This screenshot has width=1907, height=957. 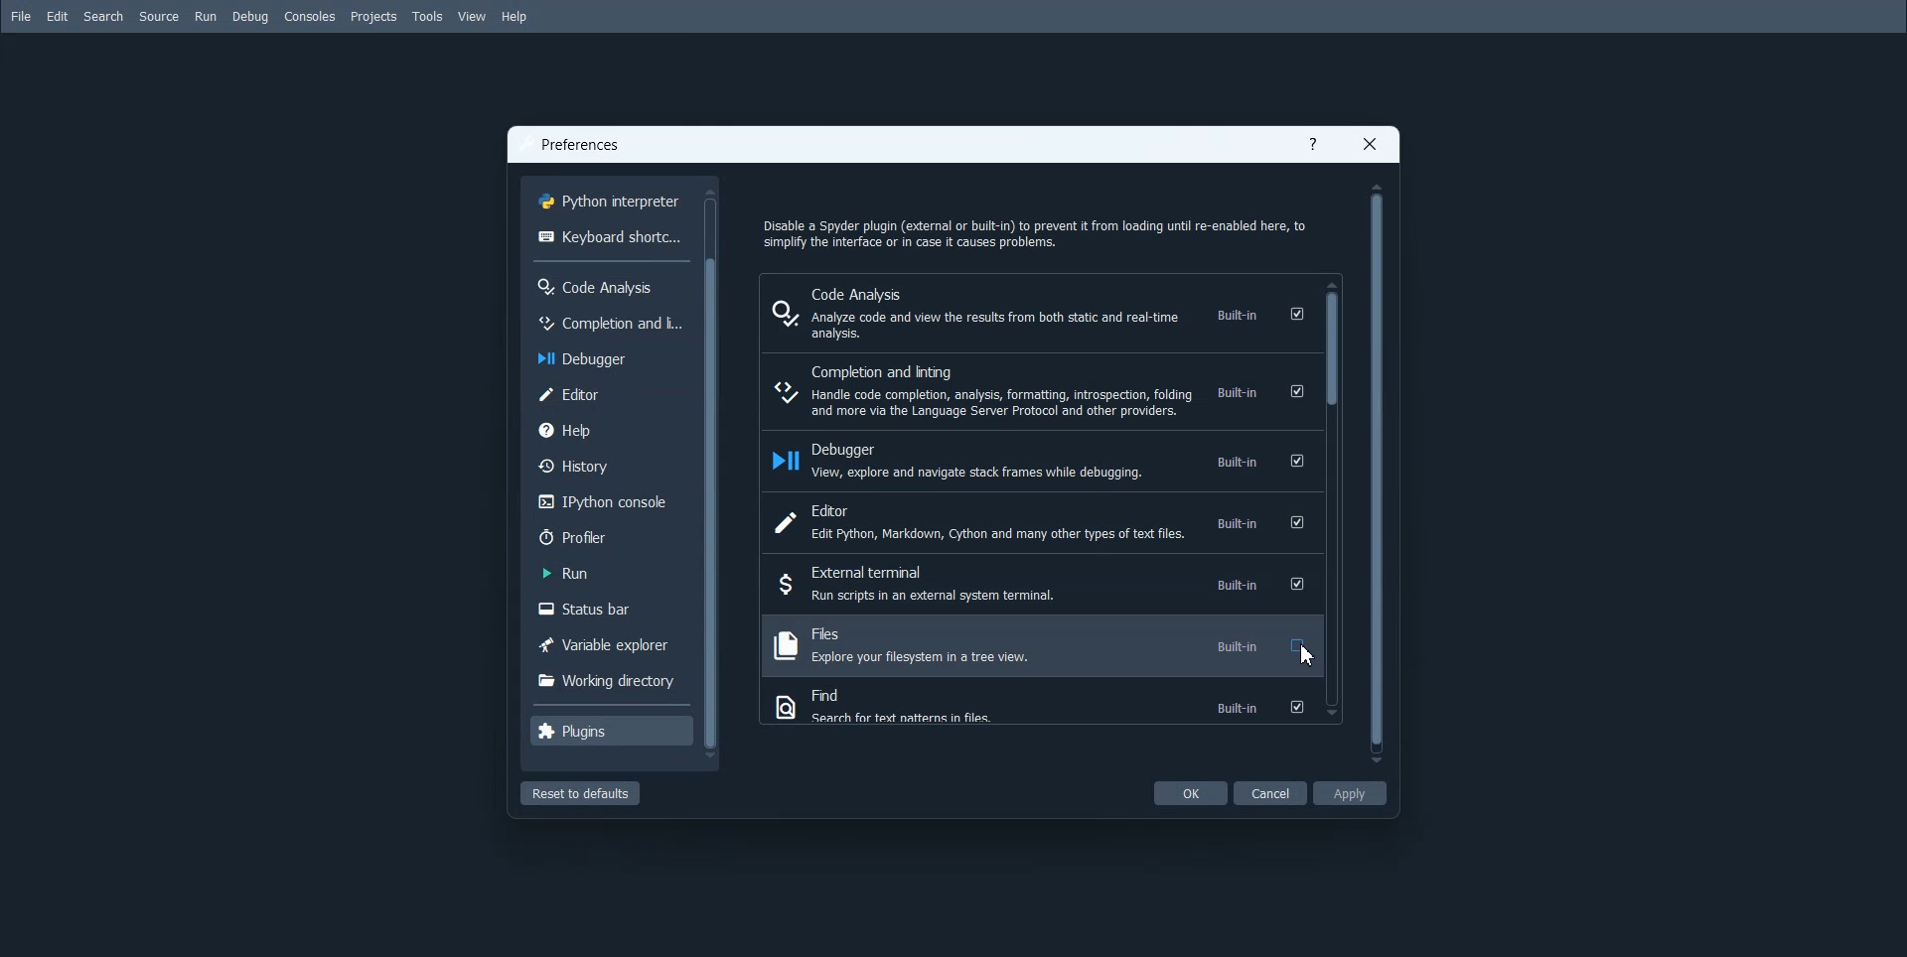 I want to click on Working directory, so click(x=608, y=678).